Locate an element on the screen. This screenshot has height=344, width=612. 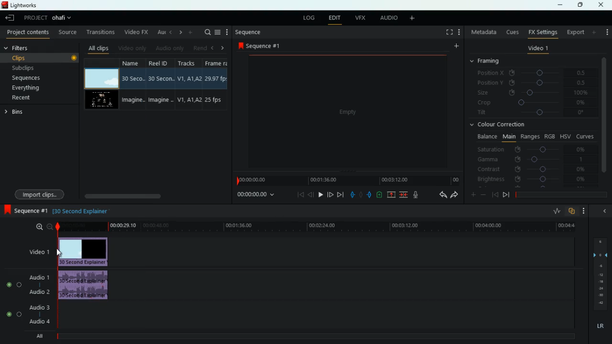
more is located at coordinates (584, 211).